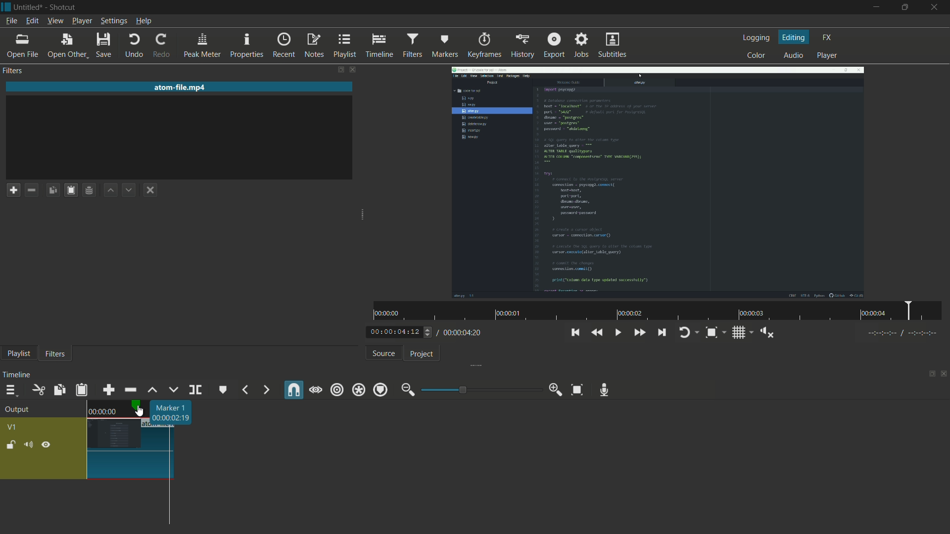  What do you see at coordinates (246, 390) in the screenshot?
I see `previous marker` at bounding box center [246, 390].